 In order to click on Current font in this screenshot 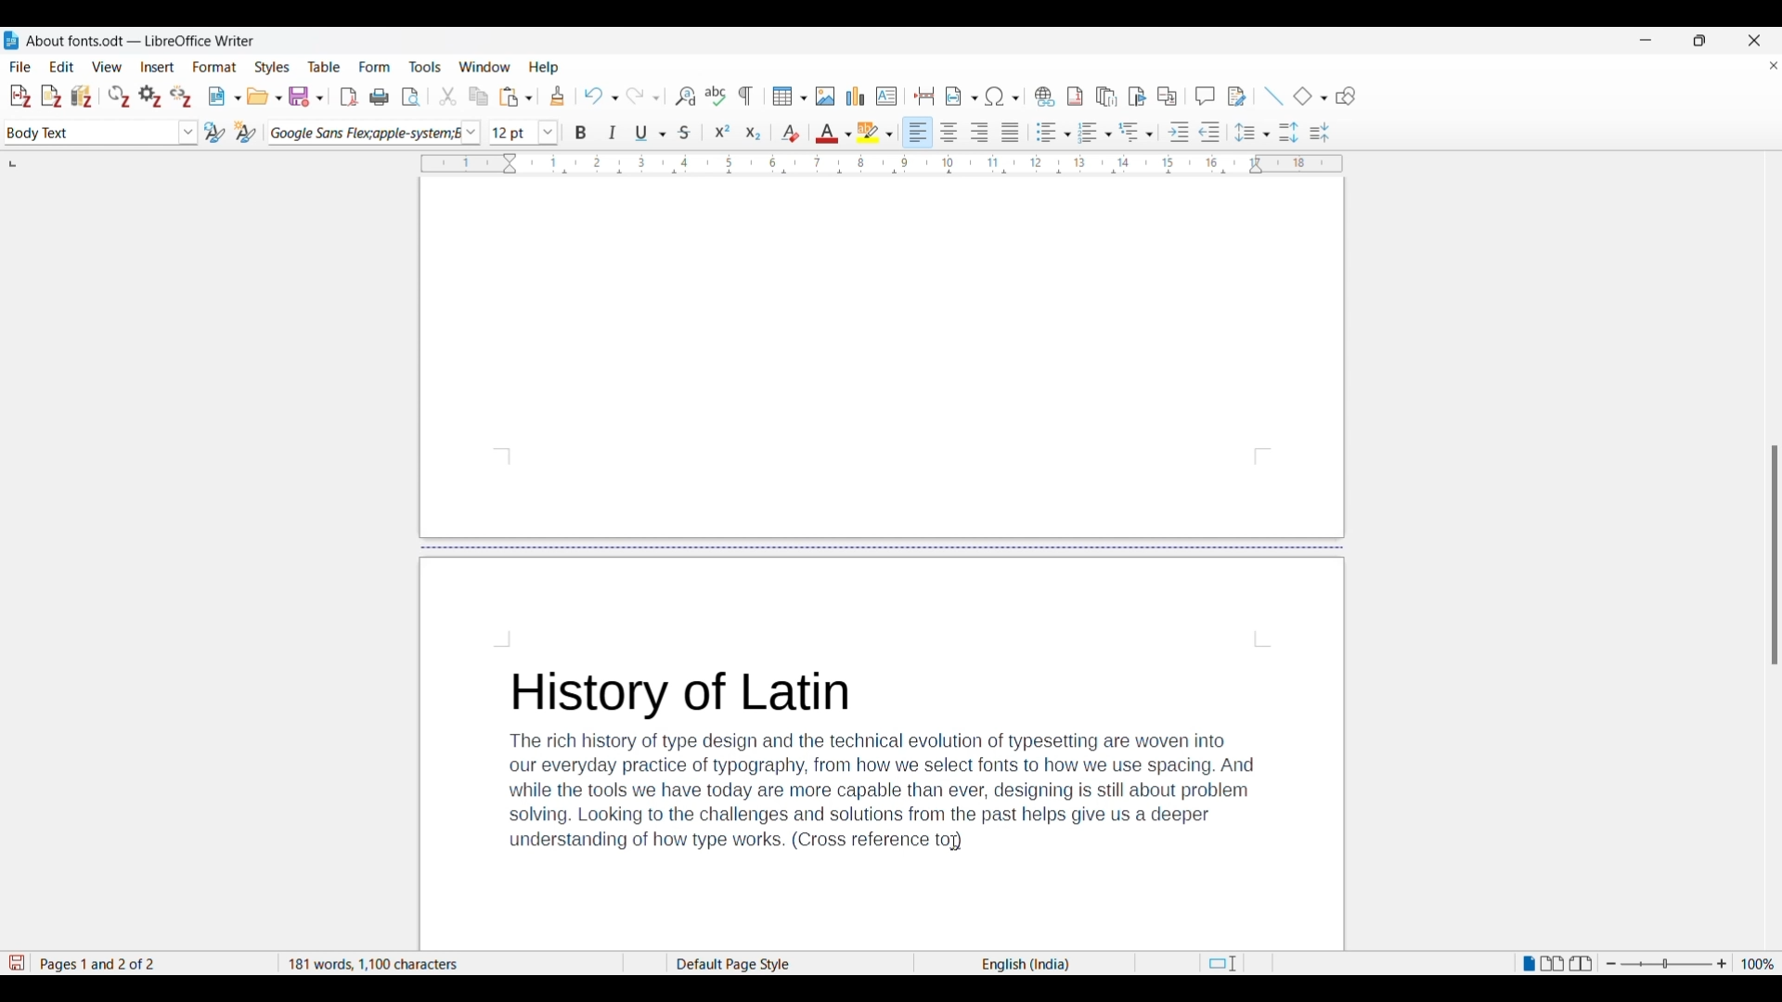, I will do `click(362, 133)`.